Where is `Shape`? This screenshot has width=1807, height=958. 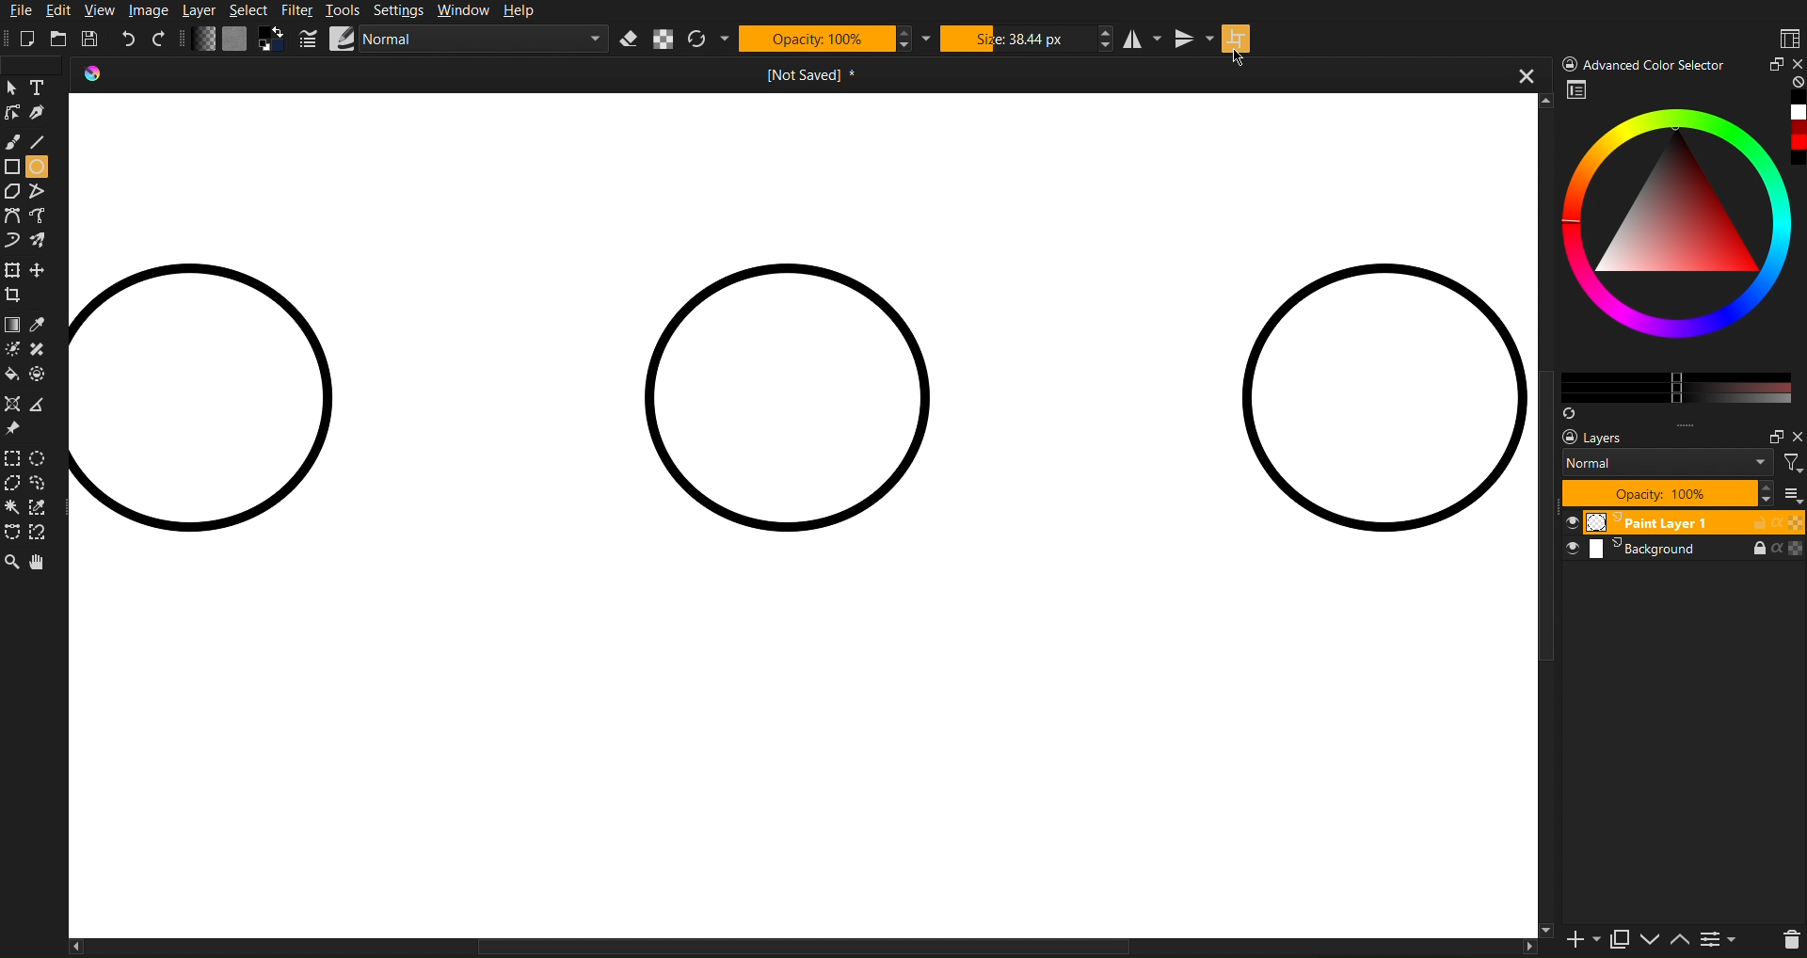 Shape is located at coordinates (11, 404).